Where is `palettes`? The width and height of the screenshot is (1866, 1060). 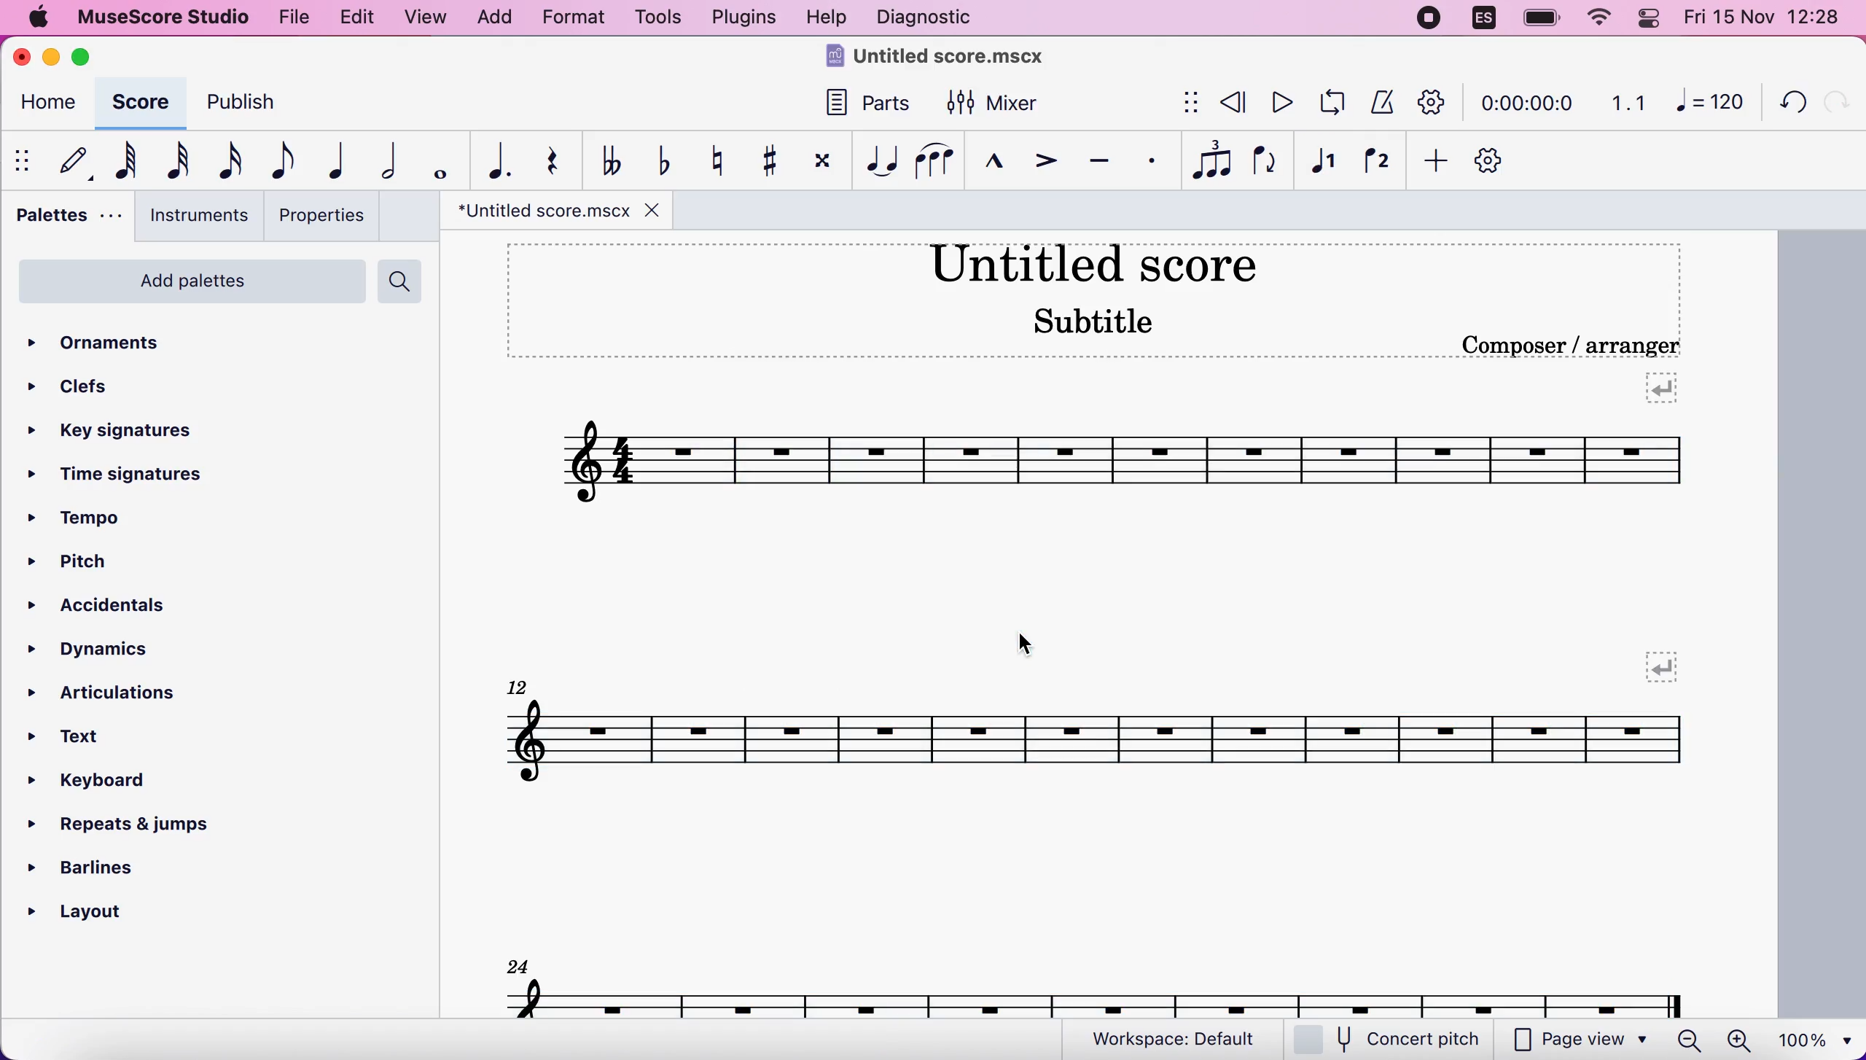
palettes is located at coordinates (64, 219).